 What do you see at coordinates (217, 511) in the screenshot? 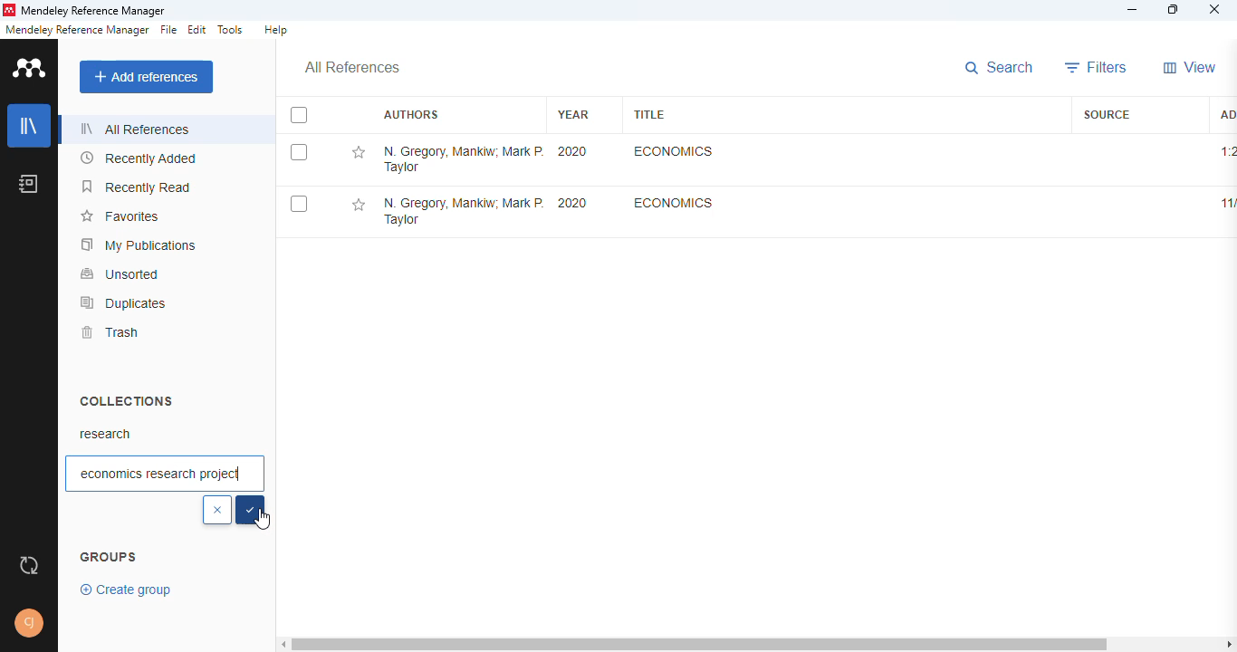
I see `cancel` at bounding box center [217, 511].